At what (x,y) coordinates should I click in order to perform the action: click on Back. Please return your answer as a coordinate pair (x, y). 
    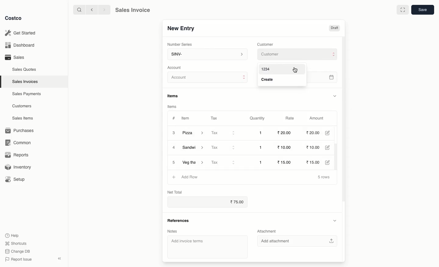
    Looking at the image, I should click on (91, 10).